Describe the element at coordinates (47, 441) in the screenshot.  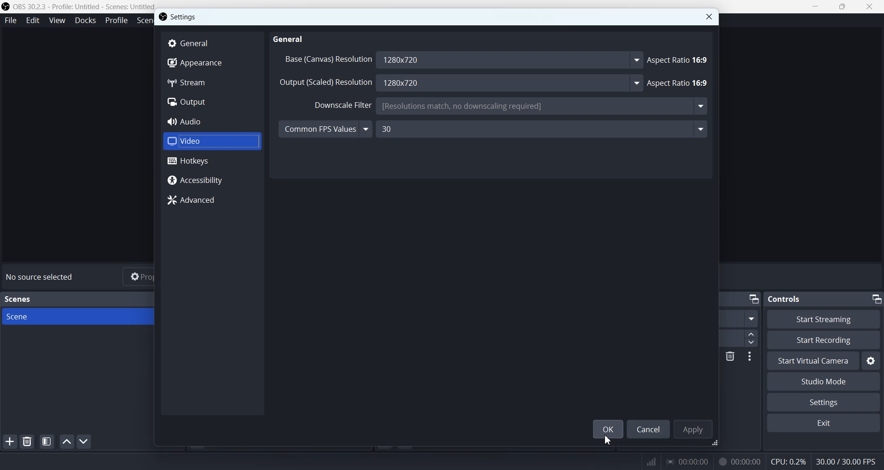
I see `Open scene filter` at that location.